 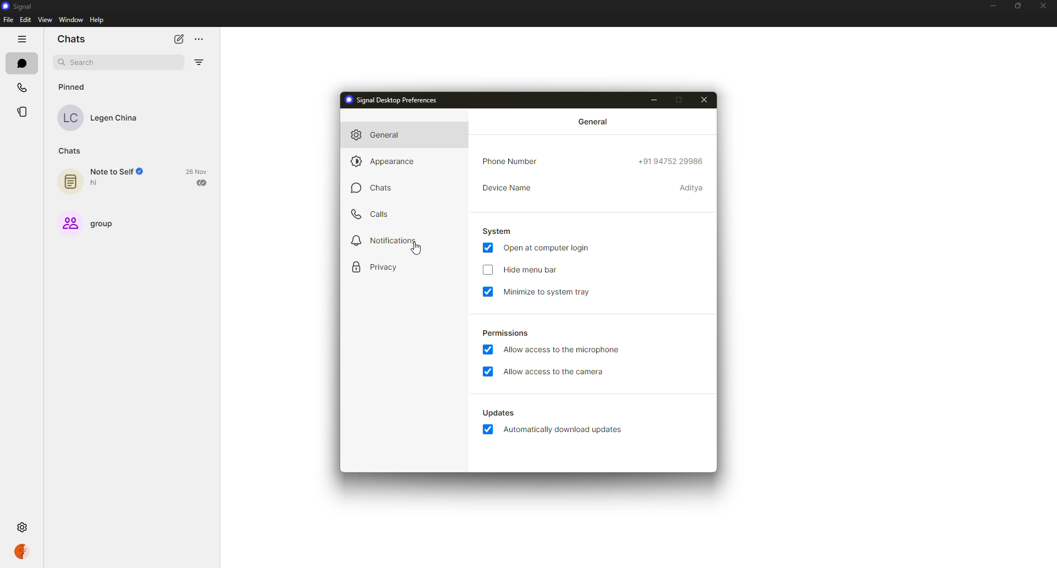 I want to click on close, so click(x=1043, y=4).